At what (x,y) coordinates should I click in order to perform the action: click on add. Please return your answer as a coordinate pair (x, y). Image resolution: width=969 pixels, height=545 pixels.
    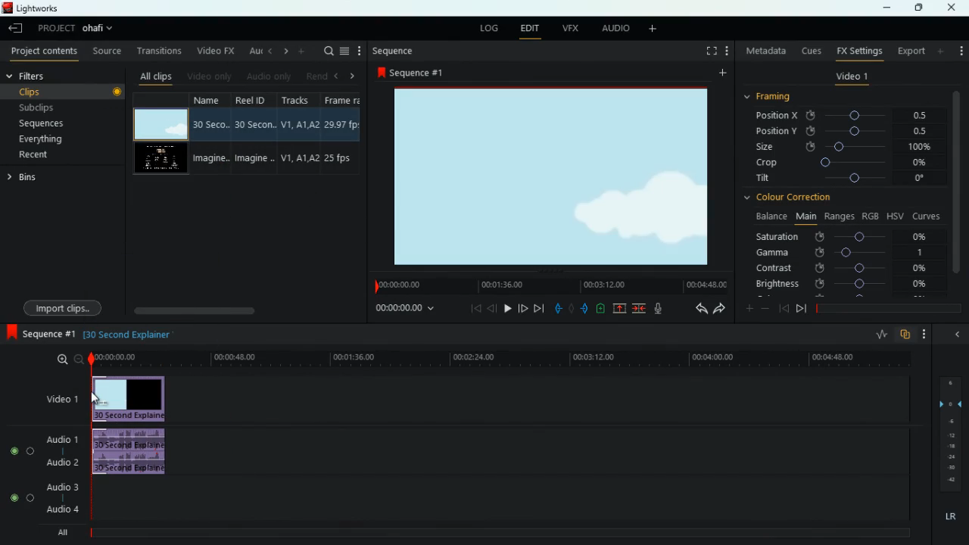
    Looking at the image, I should click on (650, 30).